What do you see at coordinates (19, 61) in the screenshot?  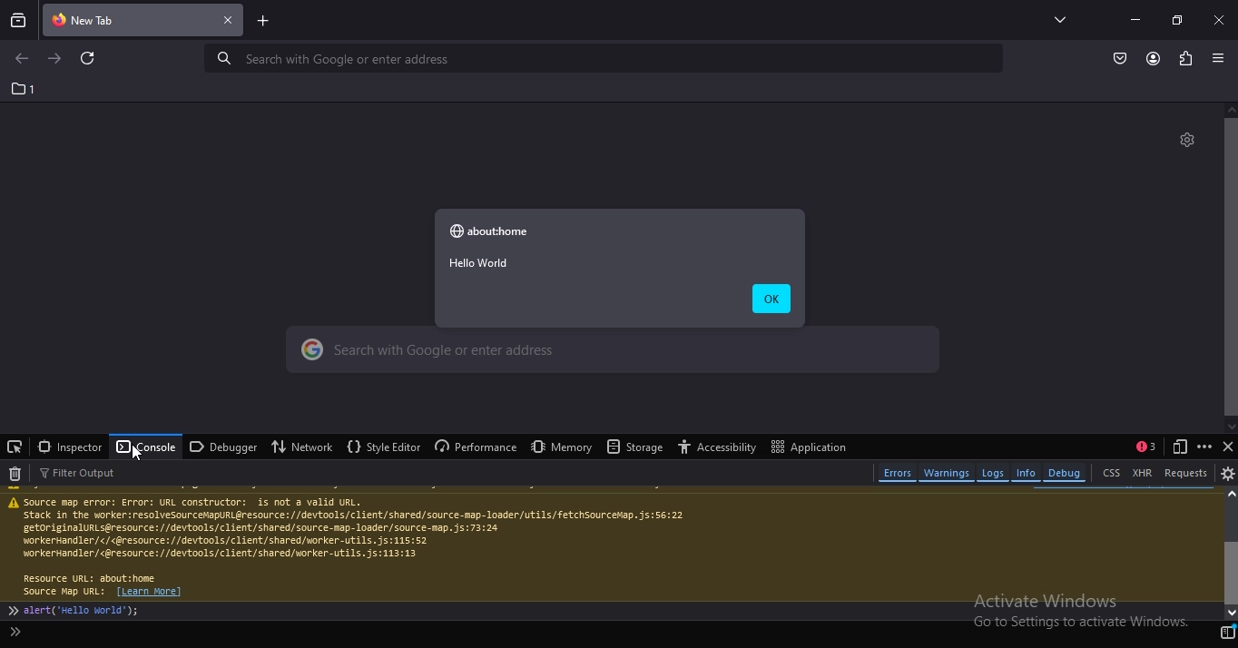 I see `go to previous page` at bounding box center [19, 61].